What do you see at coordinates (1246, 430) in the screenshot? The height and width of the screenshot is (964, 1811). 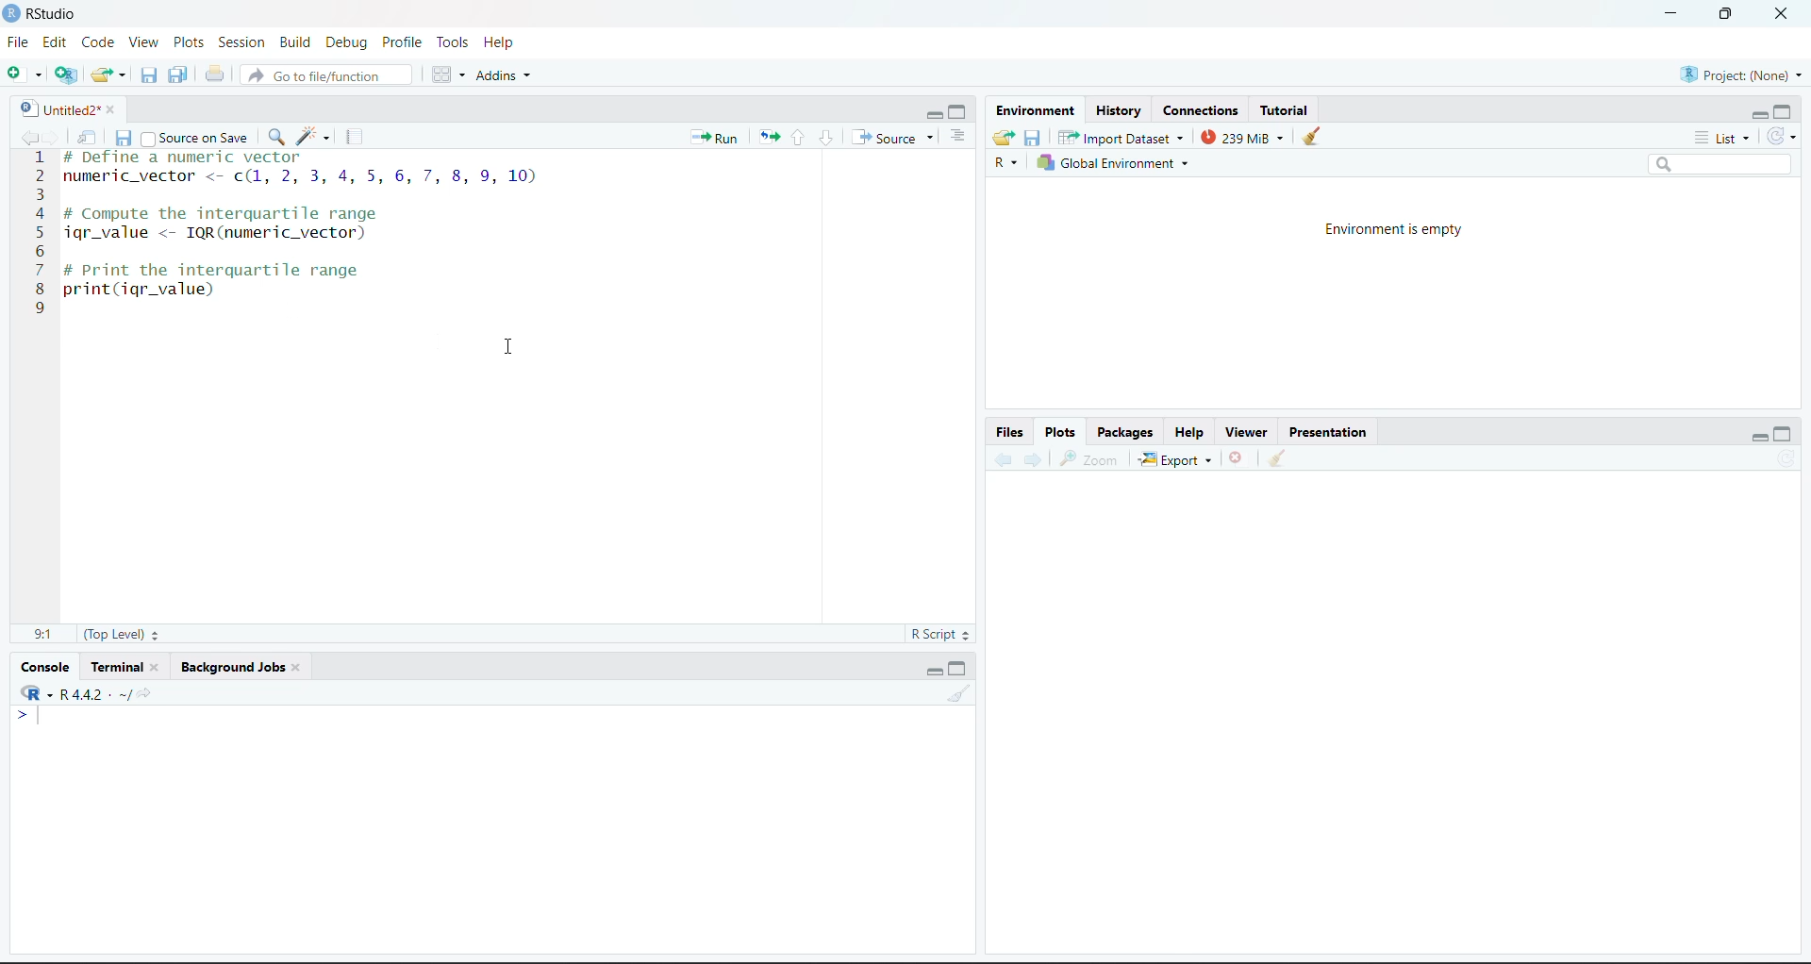 I see `Viewer` at bounding box center [1246, 430].